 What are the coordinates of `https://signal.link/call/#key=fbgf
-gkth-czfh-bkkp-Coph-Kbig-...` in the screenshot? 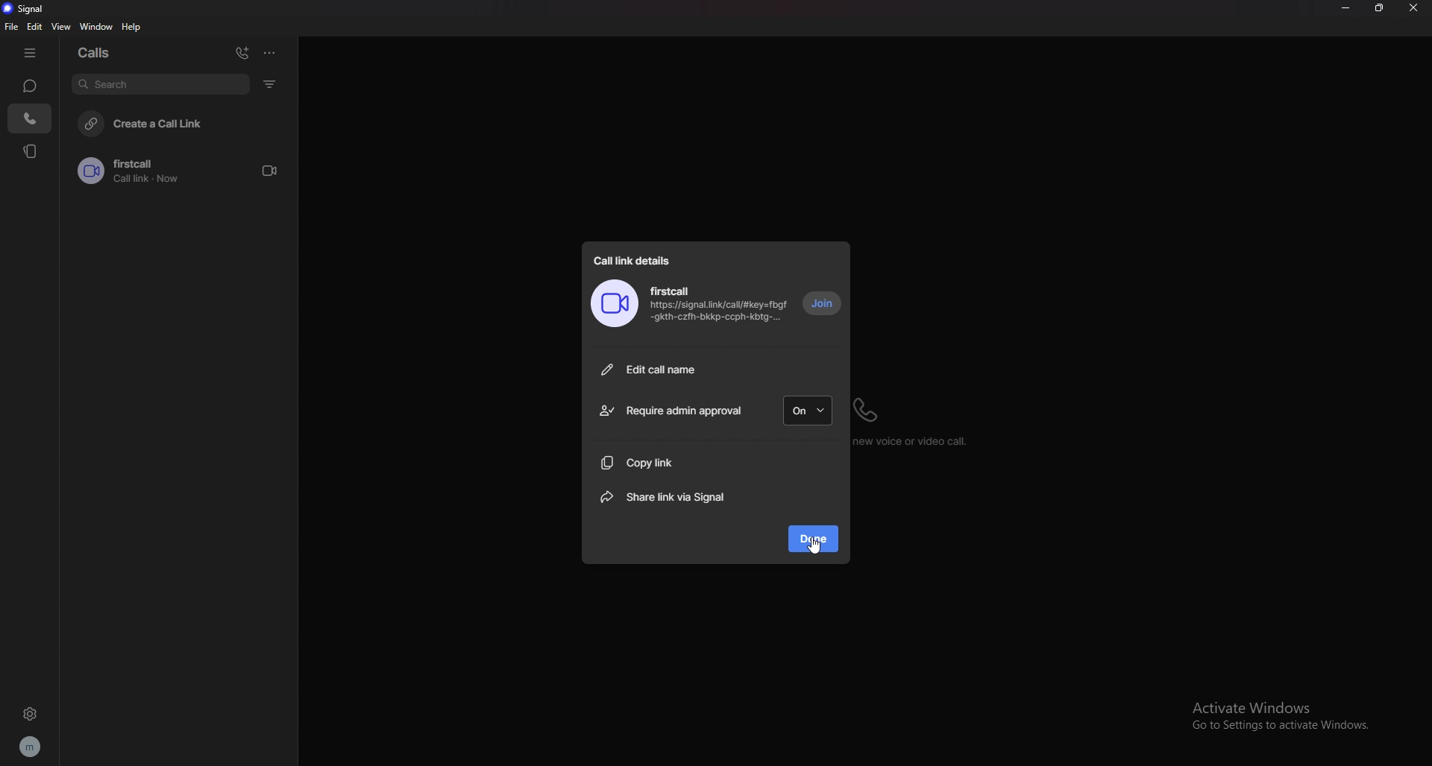 It's located at (720, 314).